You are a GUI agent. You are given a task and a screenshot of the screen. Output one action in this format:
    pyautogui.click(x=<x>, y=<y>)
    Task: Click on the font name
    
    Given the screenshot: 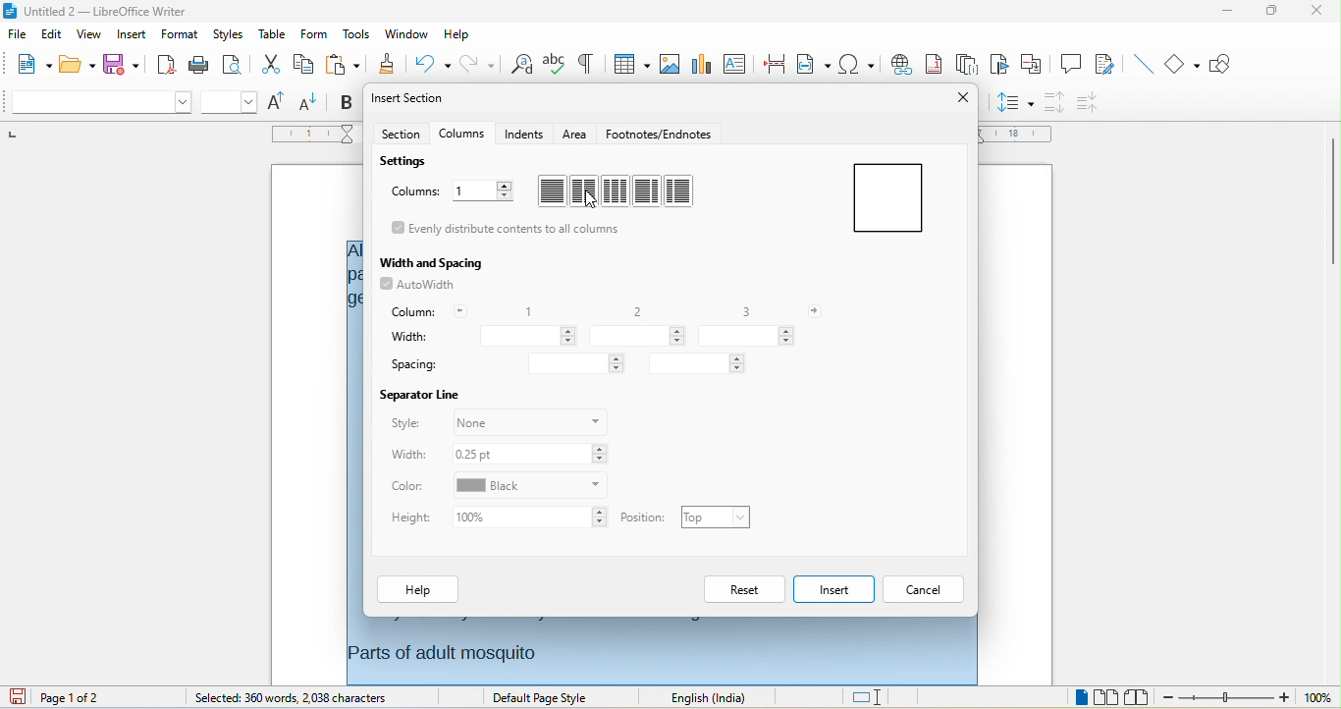 What is the action you would take?
    pyautogui.click(x=97, y=103)
    